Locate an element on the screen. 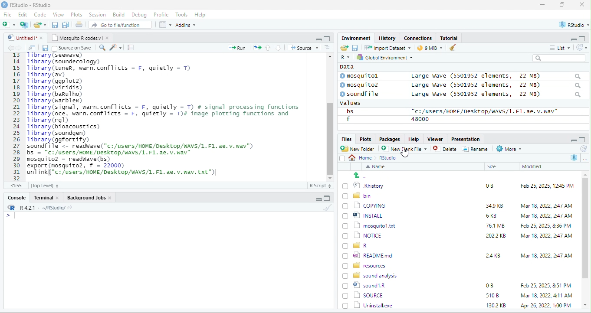 Image resolution: width=591 pixels, height=313 pixels. maximize is located at coordinates (327, 198).